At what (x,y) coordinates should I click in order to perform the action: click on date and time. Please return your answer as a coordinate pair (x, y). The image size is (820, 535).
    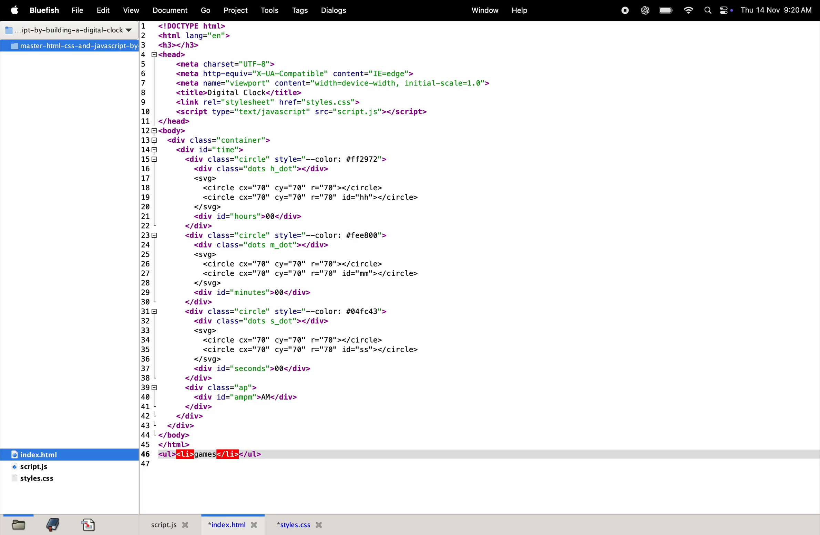
    Looking at the image, I should click on (777, 10).